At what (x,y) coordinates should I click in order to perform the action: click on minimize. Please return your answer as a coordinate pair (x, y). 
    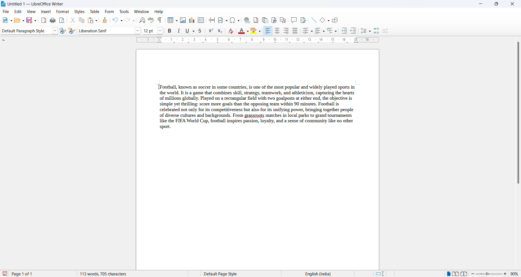
    Looking at the image, I should click on (478, 4).